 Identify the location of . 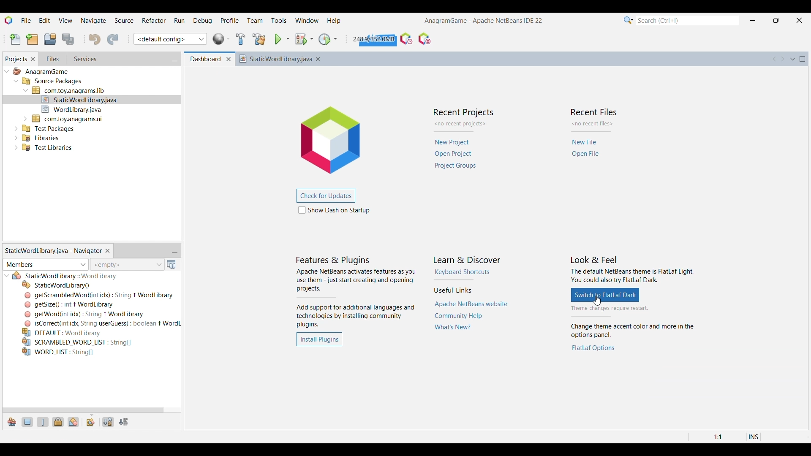
(58, 353).